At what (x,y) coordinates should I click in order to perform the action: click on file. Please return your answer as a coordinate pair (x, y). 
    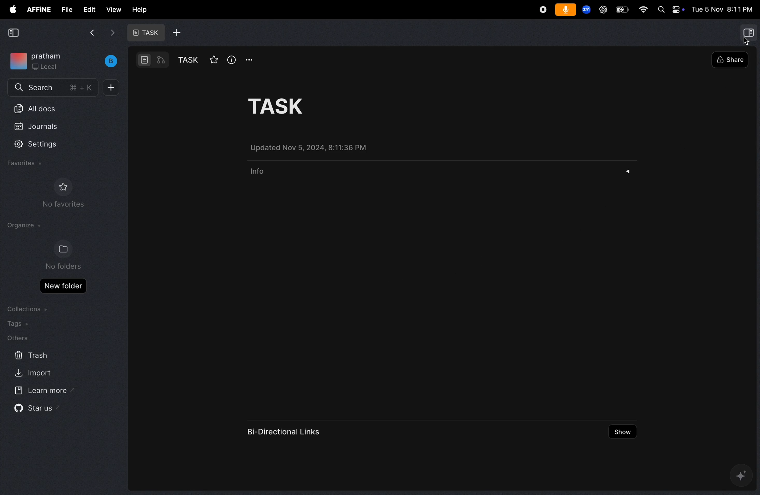
    Looking at the image, I should click on (64, 9).